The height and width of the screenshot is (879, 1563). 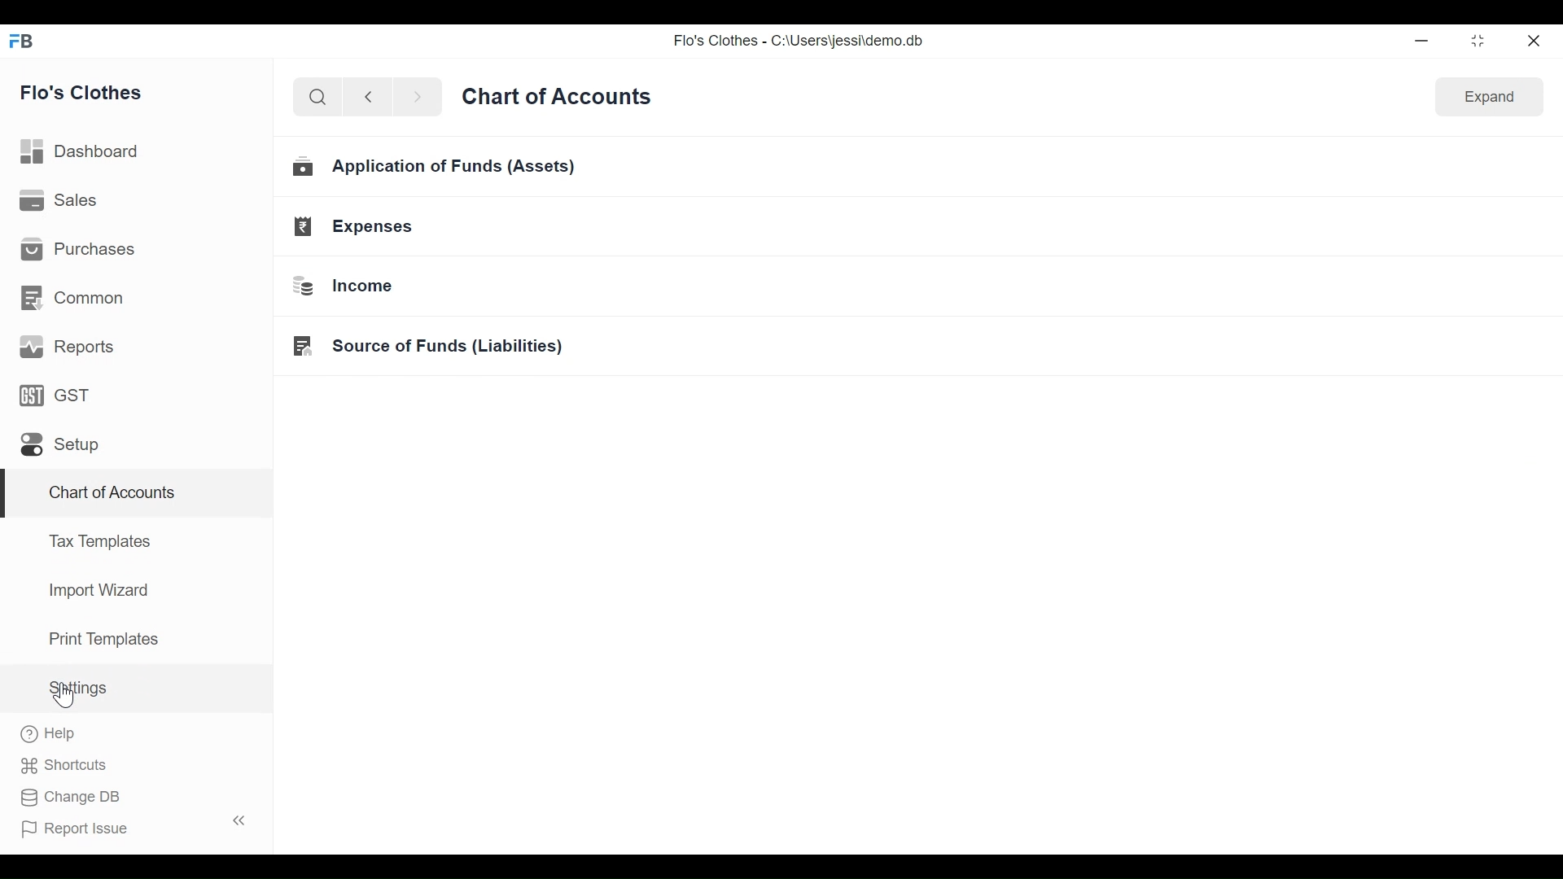 I want to click on Reports, so click(x=66, y=347).